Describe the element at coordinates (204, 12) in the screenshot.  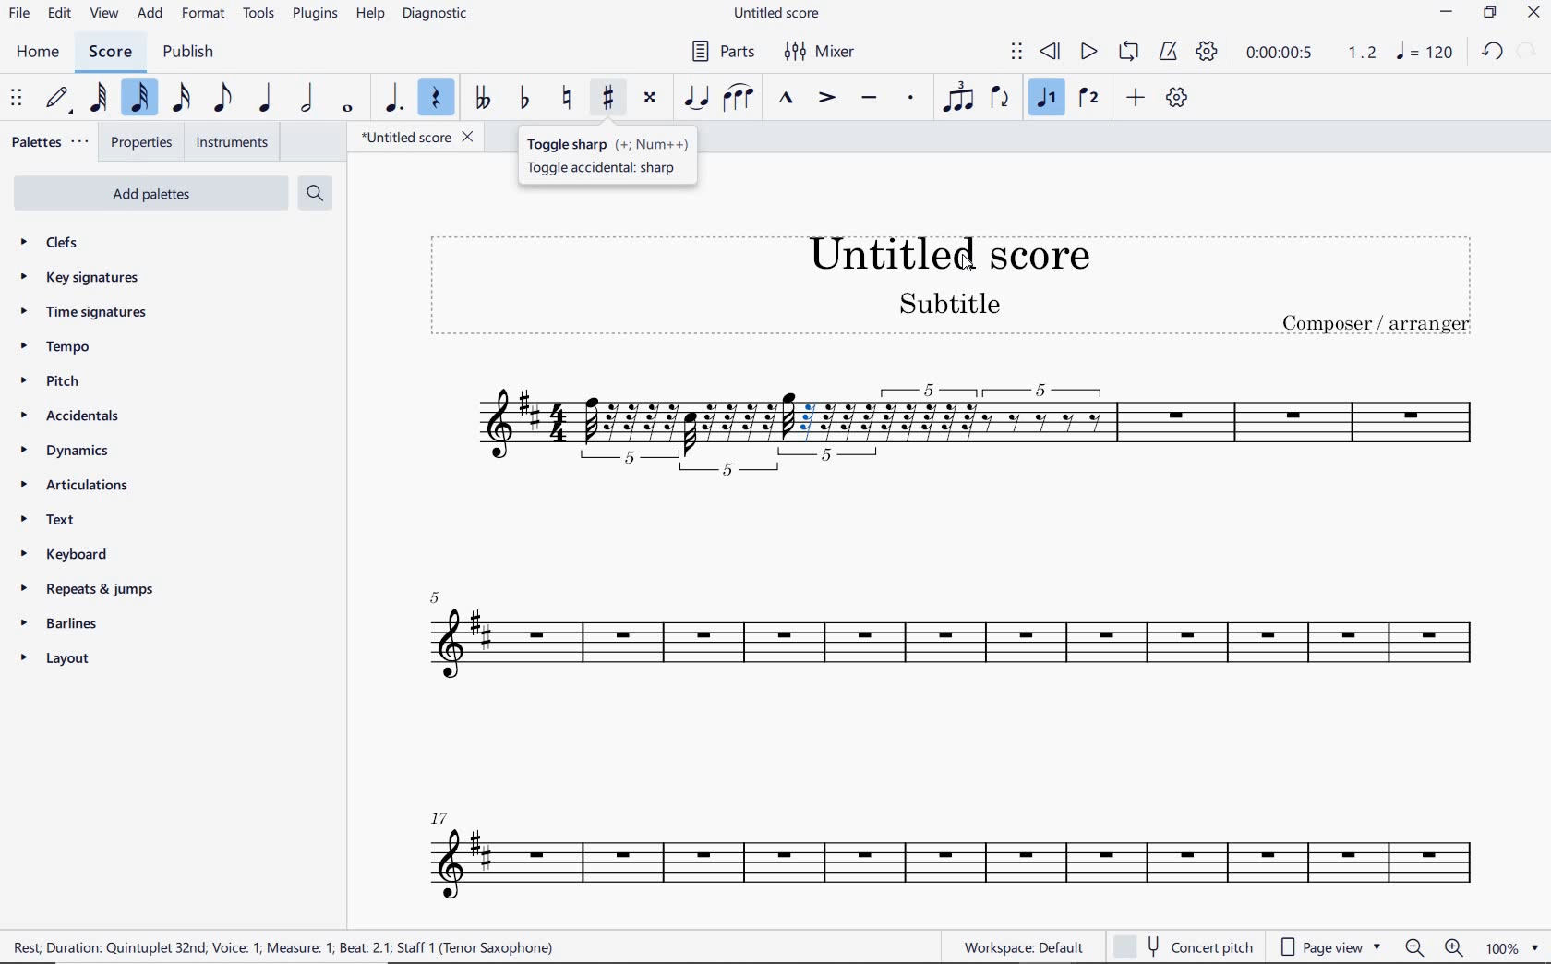
I see `FORMAT` at that location.